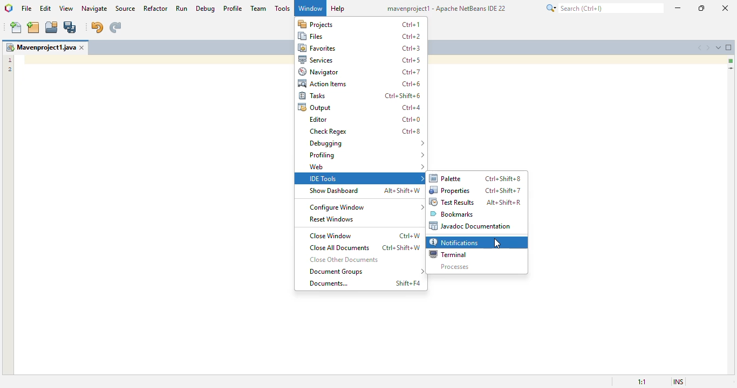 The width and height of the screenshot is (737, 388). I want to click on current line, so click(731, 68).